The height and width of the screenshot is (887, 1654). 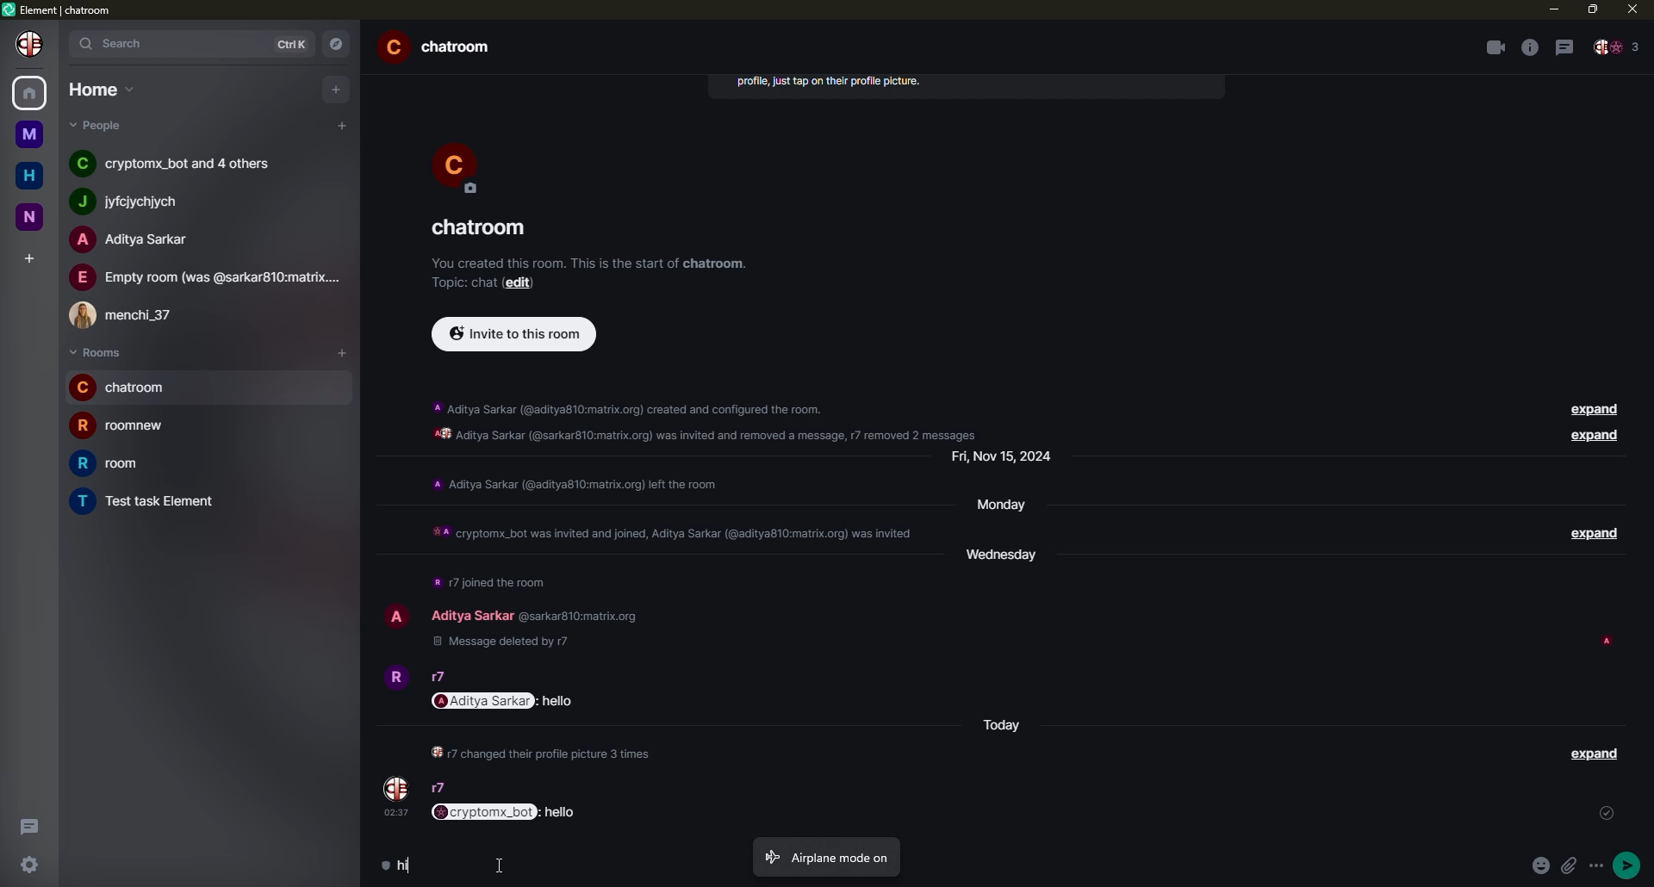 I want to click on add, so click(x=334, y=90).